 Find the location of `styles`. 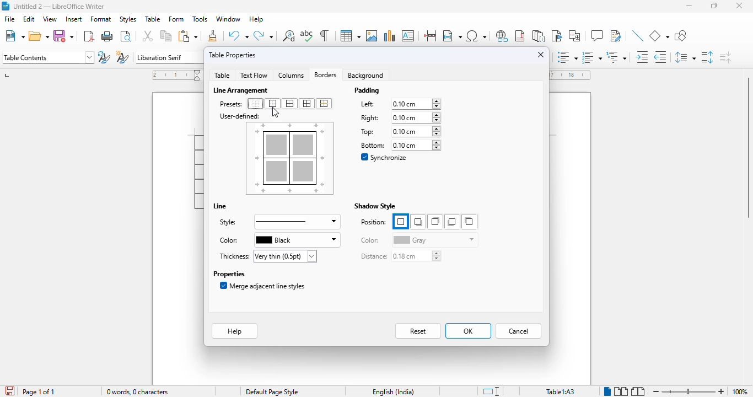

styles is located at coordinates (128, 19).